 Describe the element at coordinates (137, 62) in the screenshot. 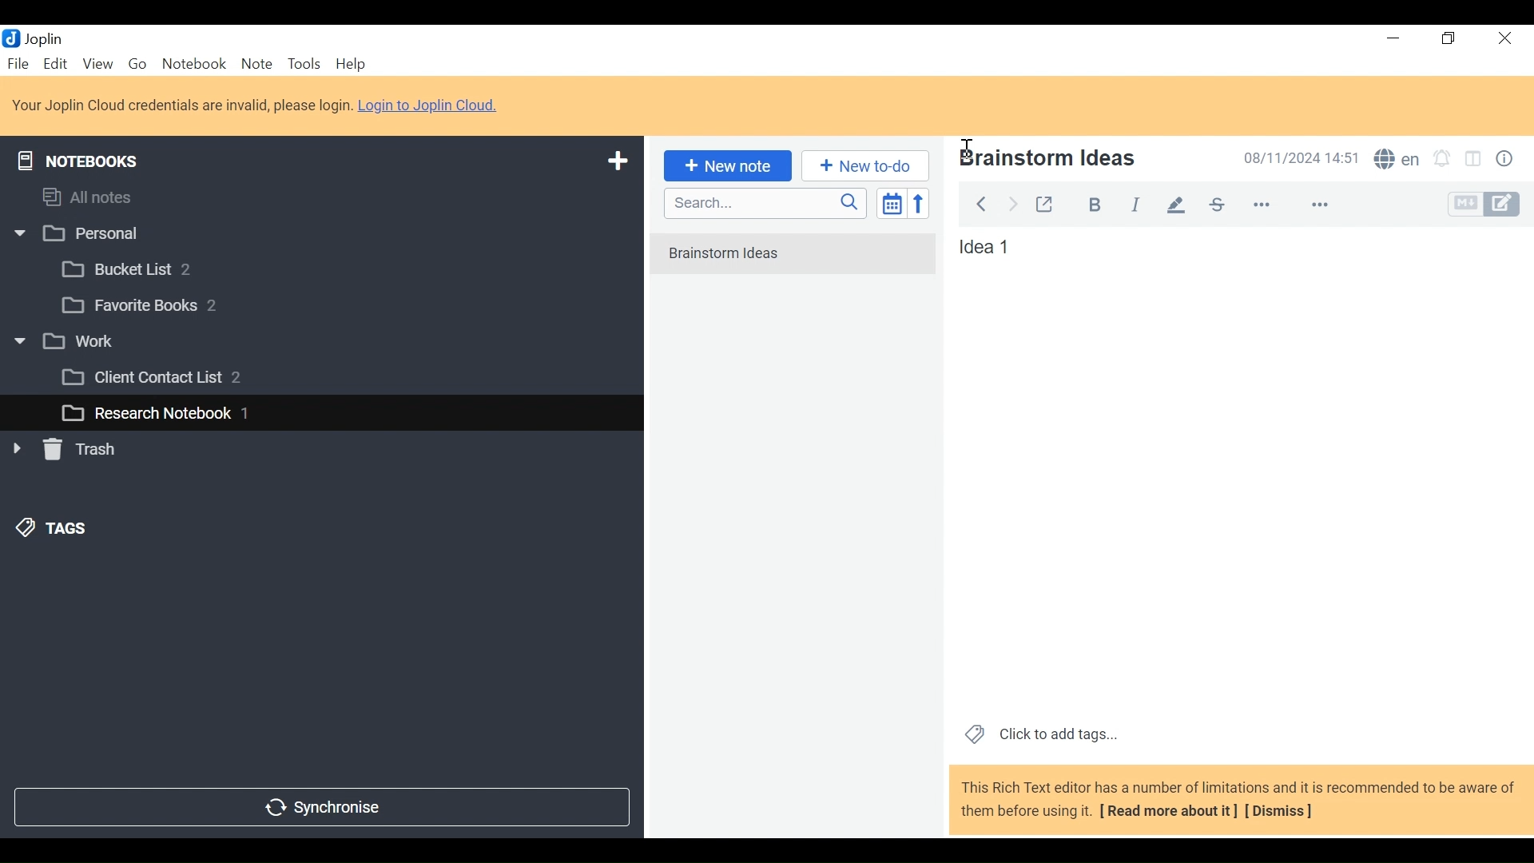

I see `Go` at that location.